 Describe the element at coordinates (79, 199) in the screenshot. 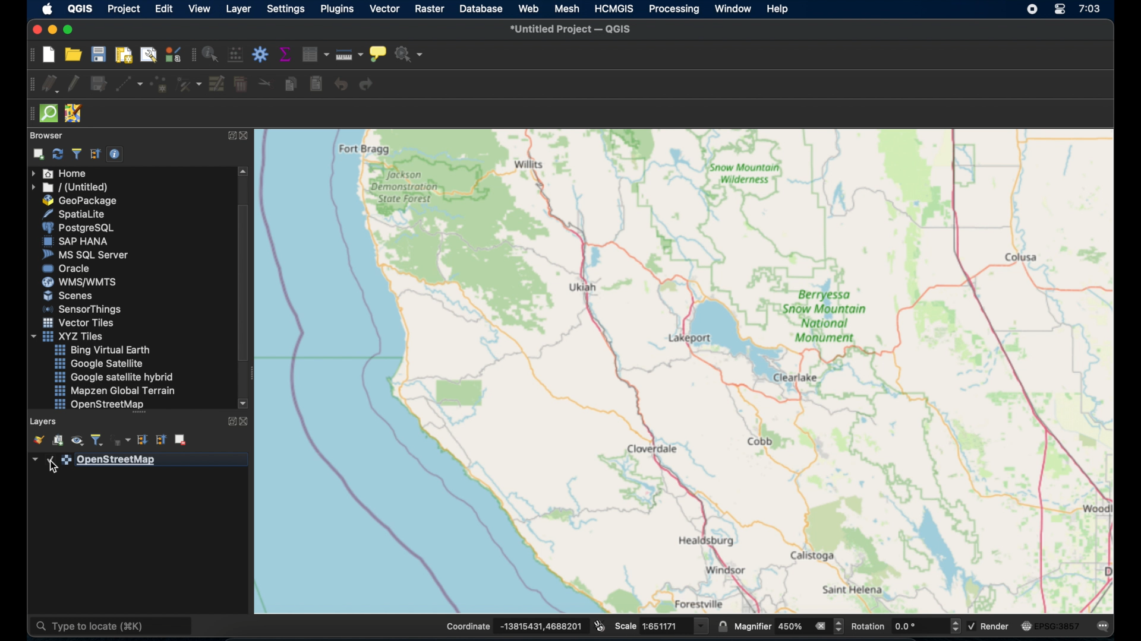

I see `geopackage` at that location.